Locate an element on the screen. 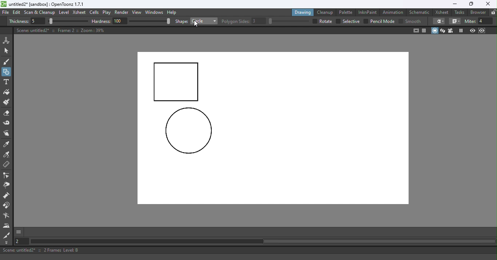  Eraser tool is located at coordinates (8, 113).